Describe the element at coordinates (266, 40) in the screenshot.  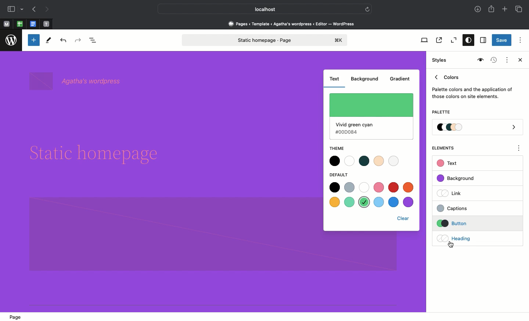
I see `Static homepage` at that location.